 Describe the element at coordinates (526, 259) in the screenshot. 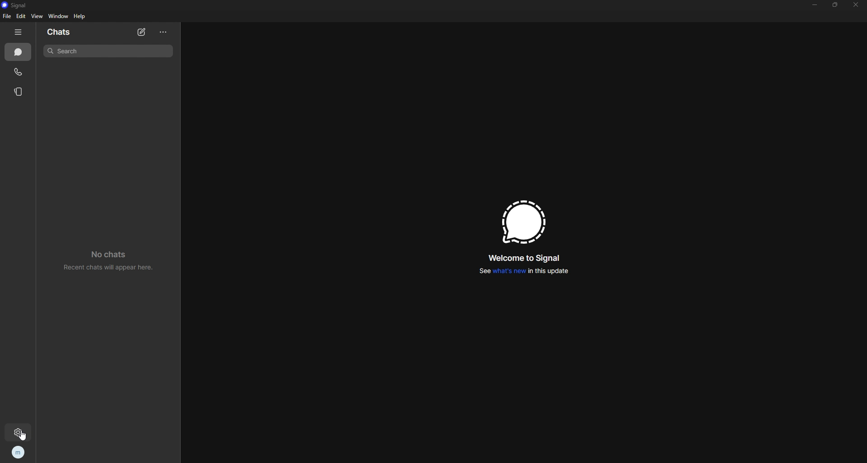

I see `welcome to signal` at that location.